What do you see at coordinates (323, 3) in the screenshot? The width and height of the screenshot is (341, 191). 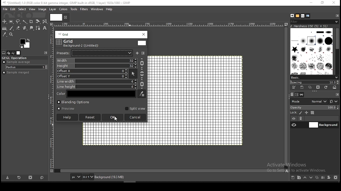 I see `restore` at bounding box center [323, 3].